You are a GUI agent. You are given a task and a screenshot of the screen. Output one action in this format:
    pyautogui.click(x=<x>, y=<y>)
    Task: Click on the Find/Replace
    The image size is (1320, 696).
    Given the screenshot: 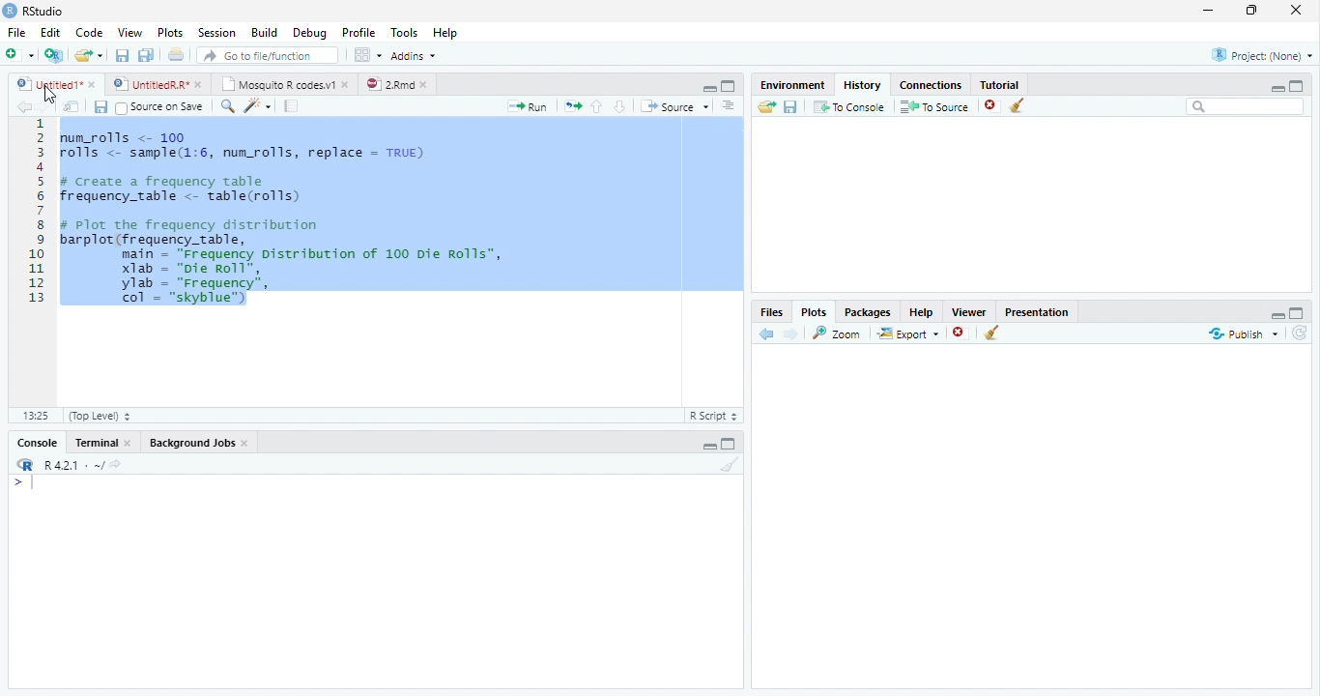 What is the action you would take?
    pyautogui.click(x=225, y=106)
    